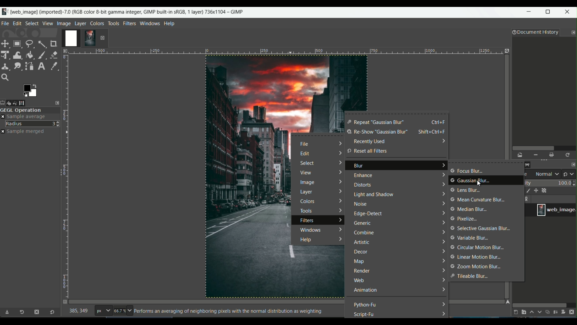 Image resolution: width=577 pixels, height=325 pixels. I want to click on eraser tool, so click(54, 54).